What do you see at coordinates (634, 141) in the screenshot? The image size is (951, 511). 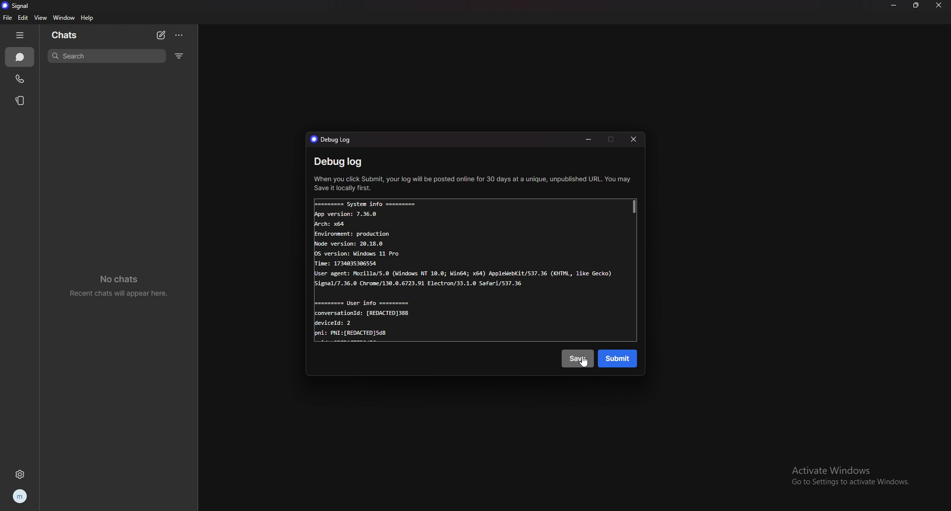 I see `close` at bounding box center [634, 141].